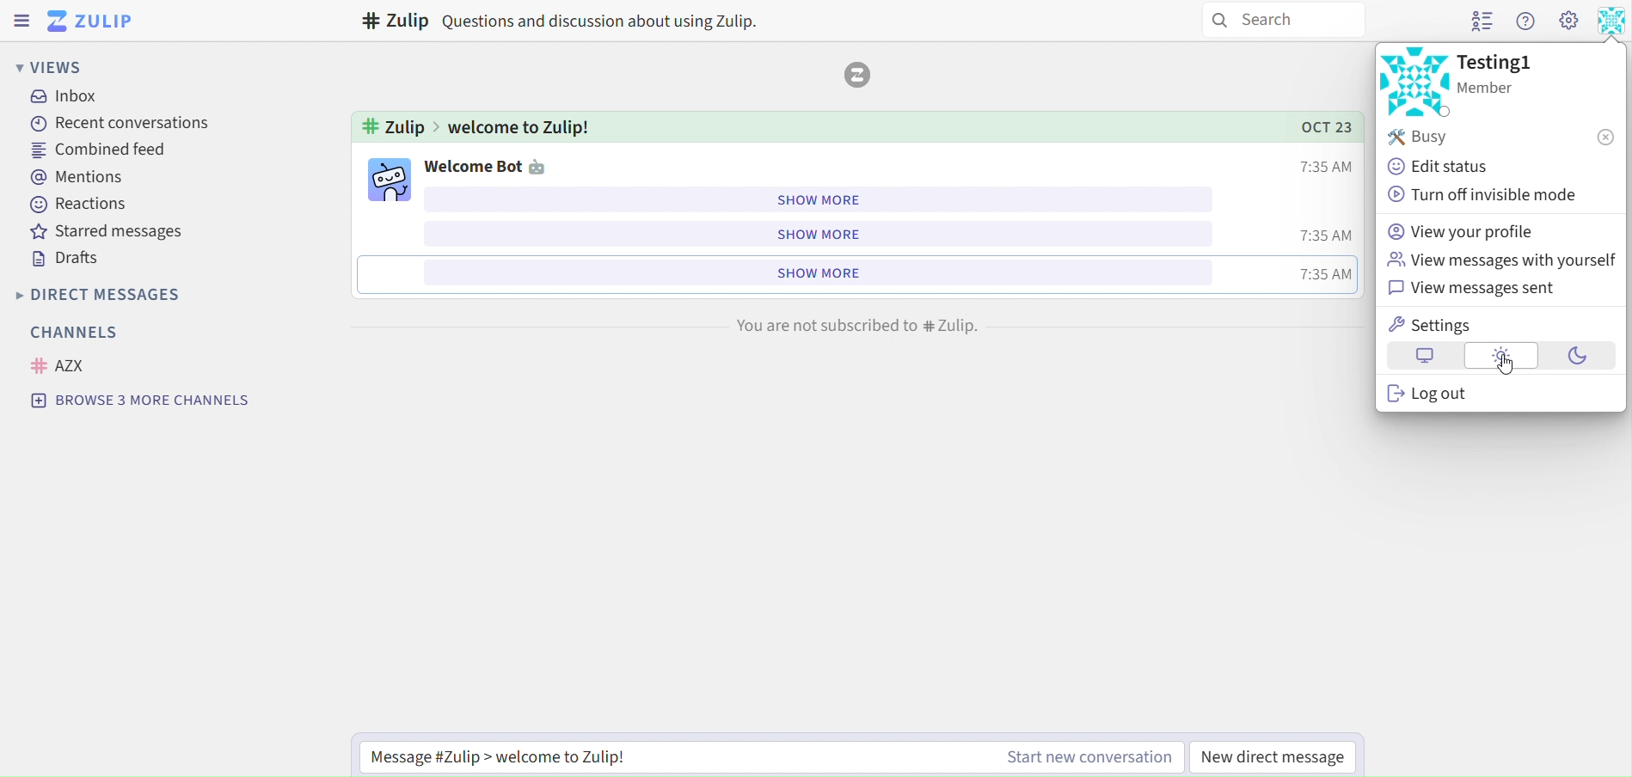 The height and width of the screenshot is (777, 1632). What do you see at coordinates (83, 179) in the screenshot?
I see `mentions` at bounding box center [83, 179].